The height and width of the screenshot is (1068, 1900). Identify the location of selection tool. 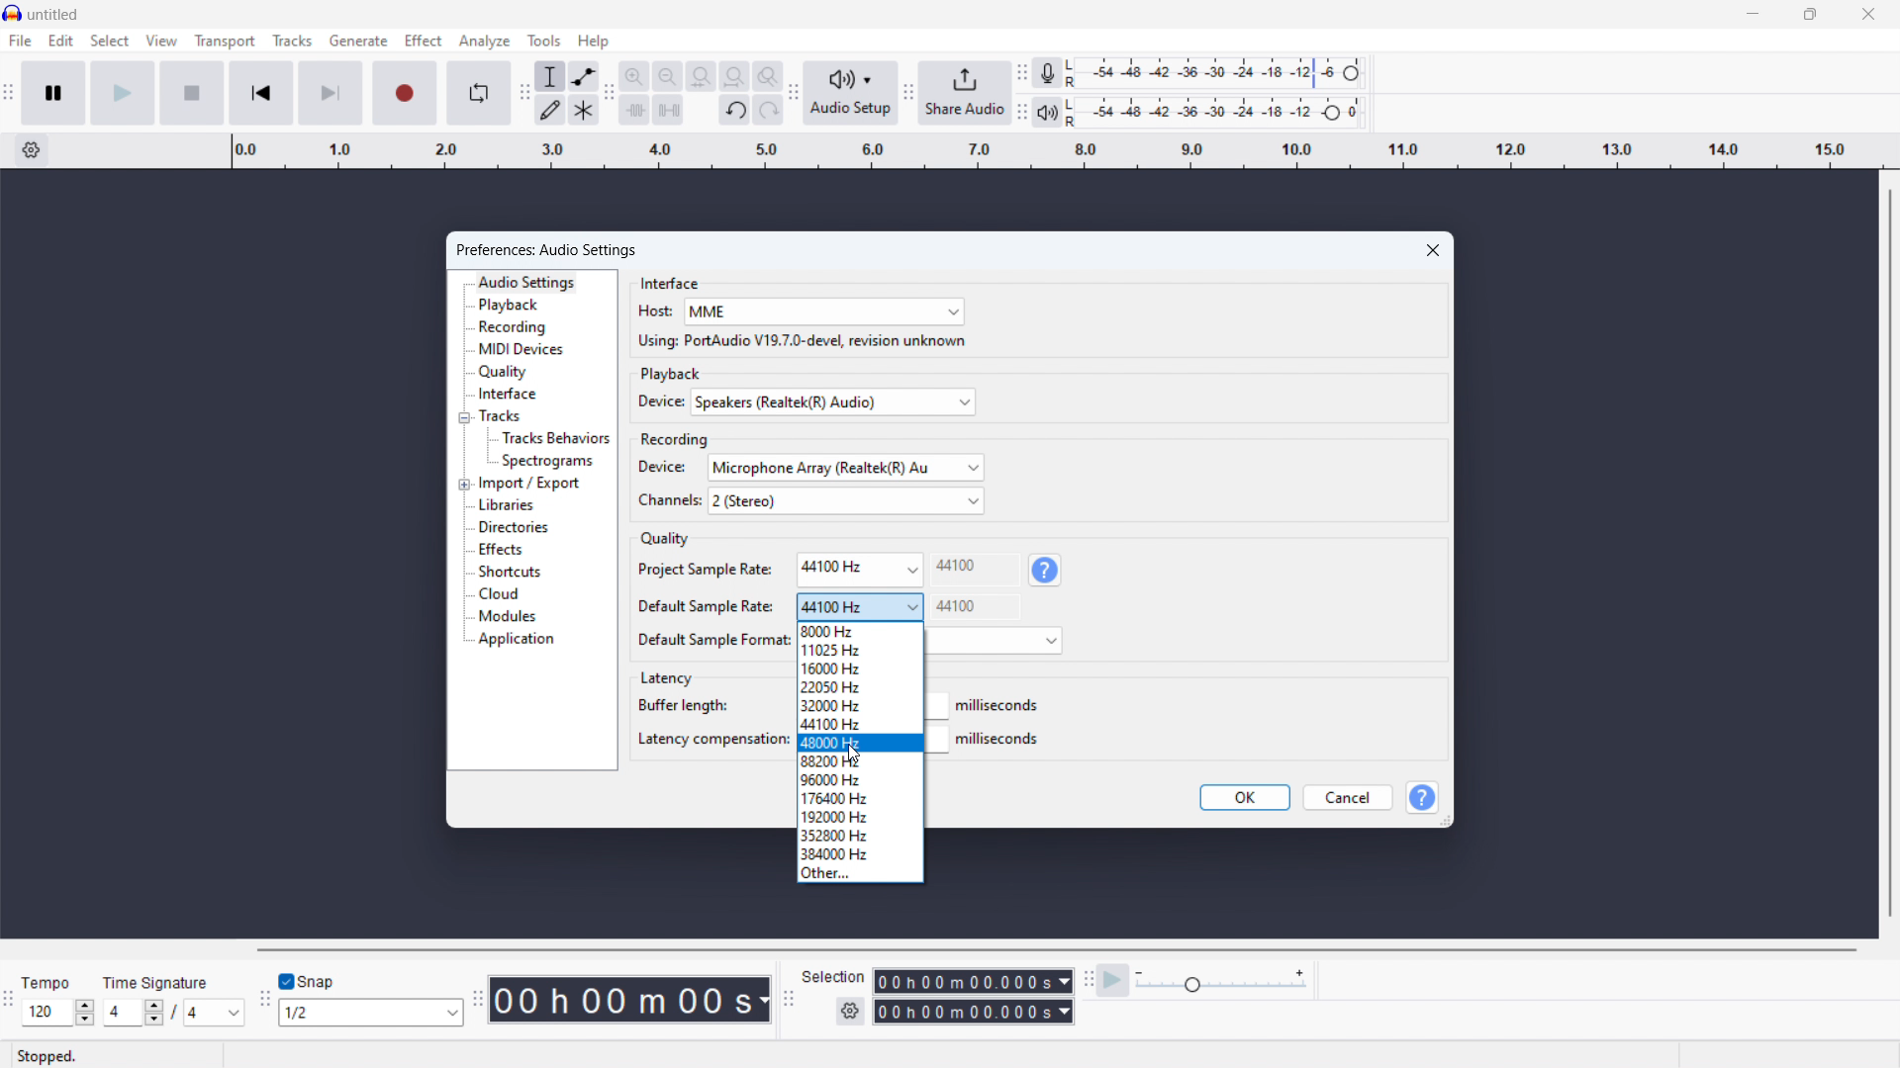
(549, 76).